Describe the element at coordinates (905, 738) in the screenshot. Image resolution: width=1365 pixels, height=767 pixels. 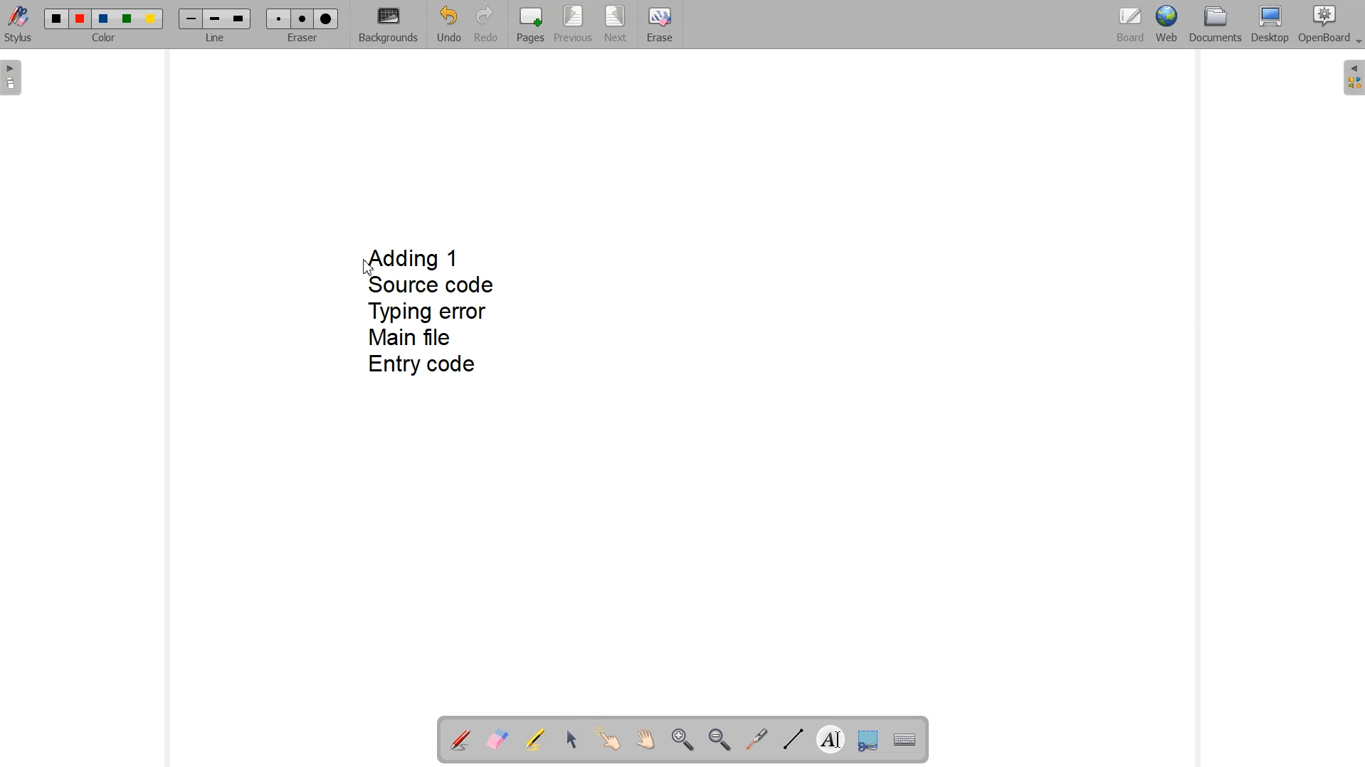
I see `Display virtual keyboard ` at that location.